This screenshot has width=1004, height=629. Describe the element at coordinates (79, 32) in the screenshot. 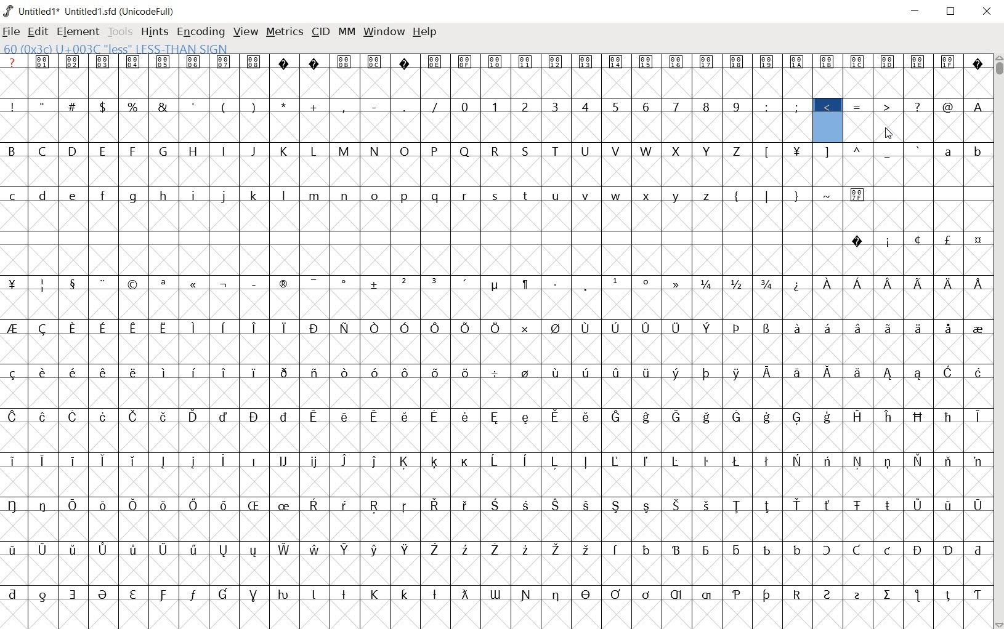

I see `element` at that location.